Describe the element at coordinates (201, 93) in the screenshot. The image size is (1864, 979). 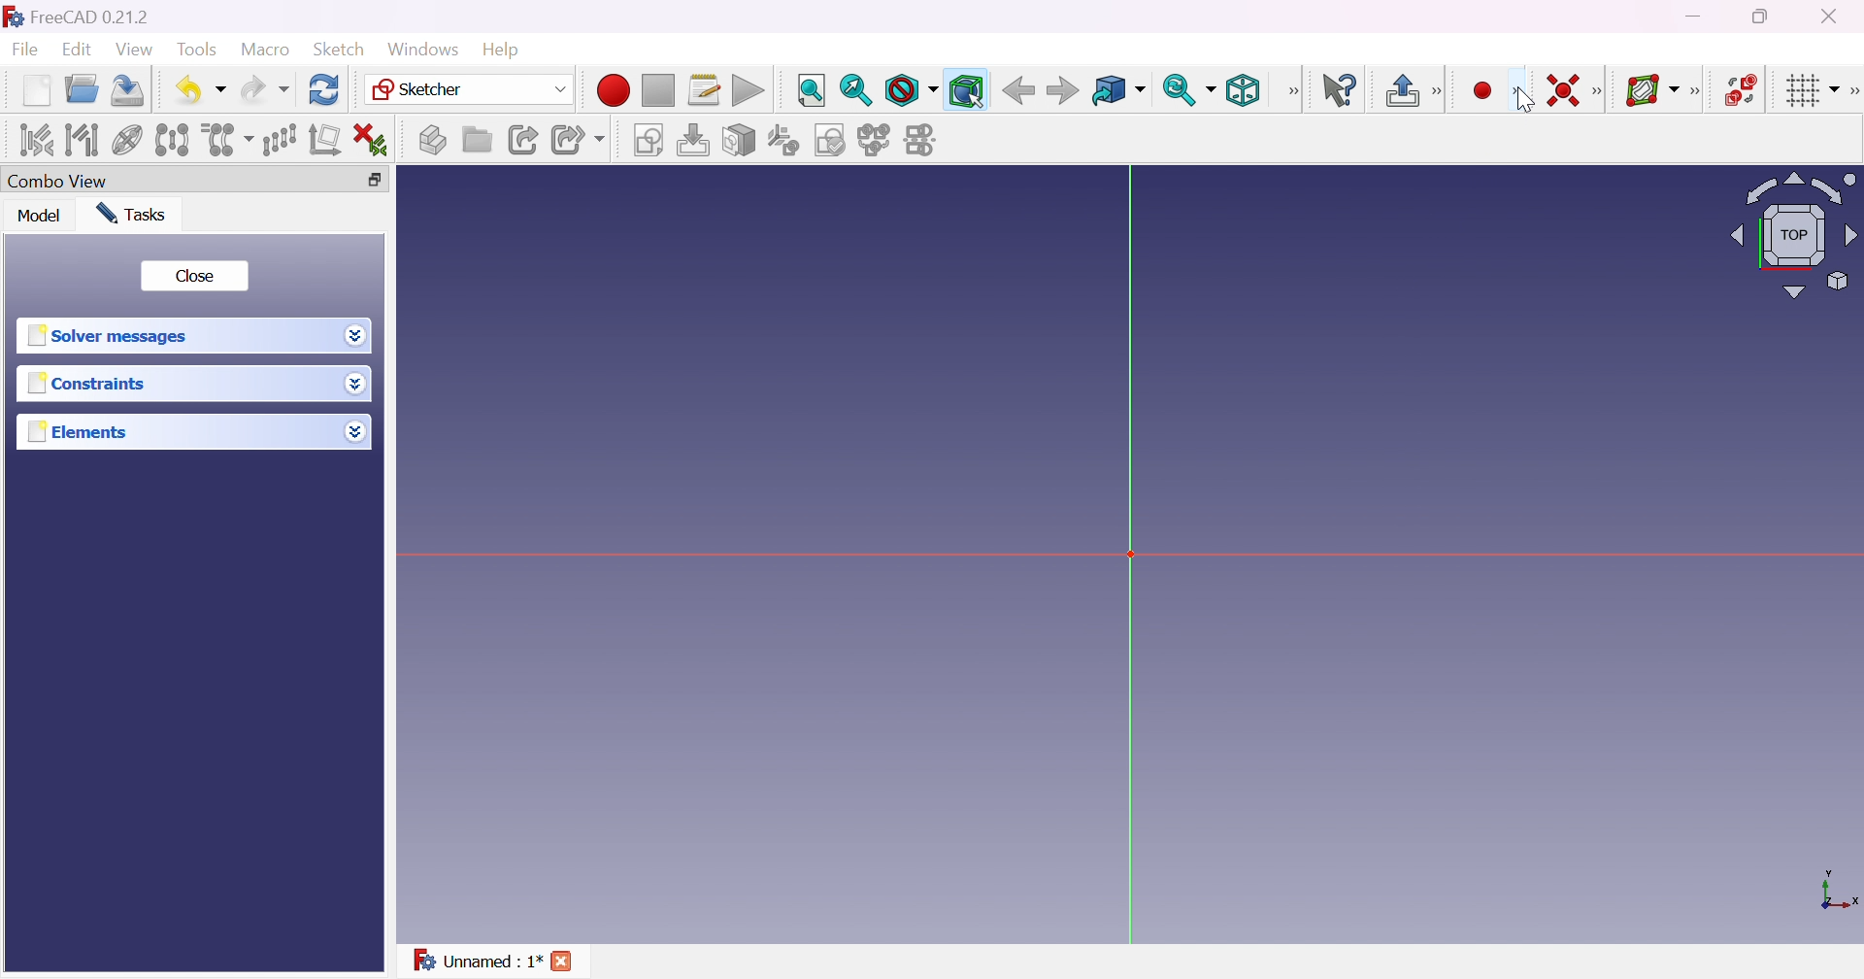
I see `Undo` at that location.